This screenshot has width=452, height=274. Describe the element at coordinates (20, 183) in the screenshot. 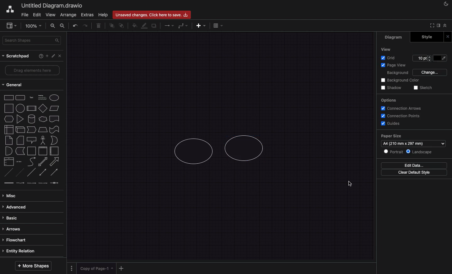

I see `connector with label` at that location.